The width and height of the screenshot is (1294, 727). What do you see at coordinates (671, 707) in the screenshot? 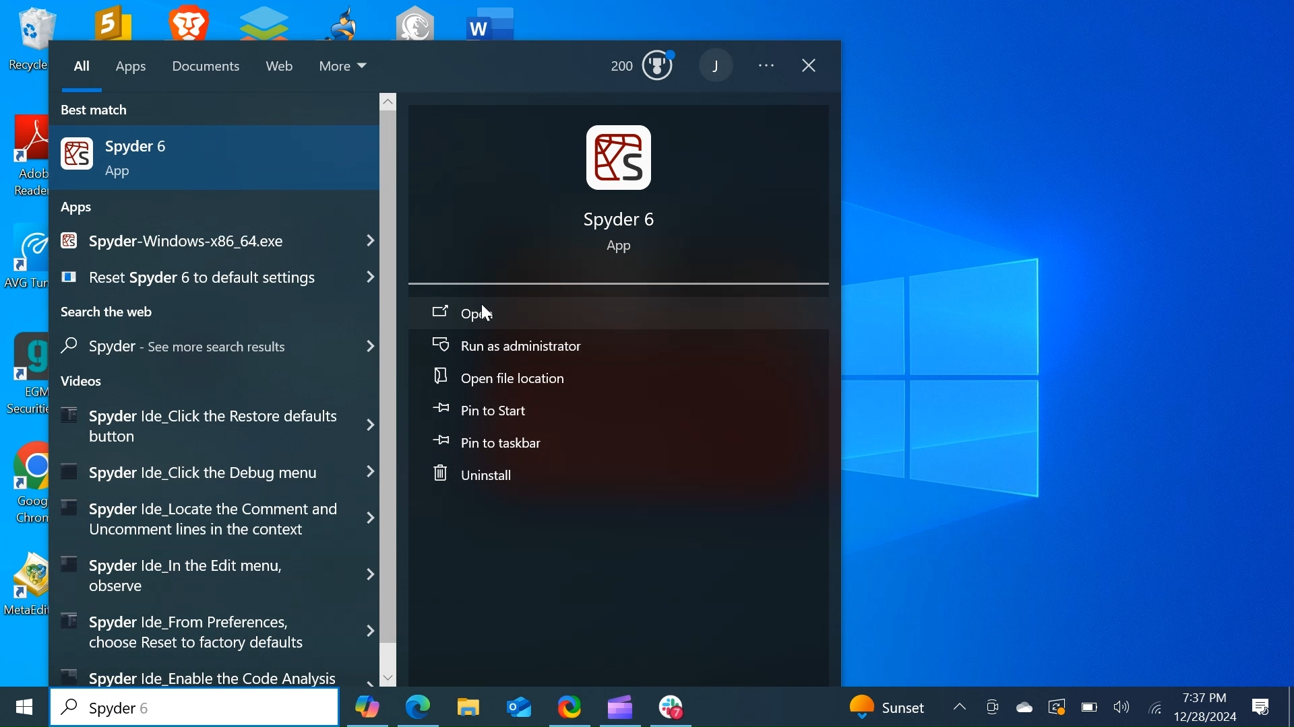
I see `Slack` at bounding box center [671, 707].